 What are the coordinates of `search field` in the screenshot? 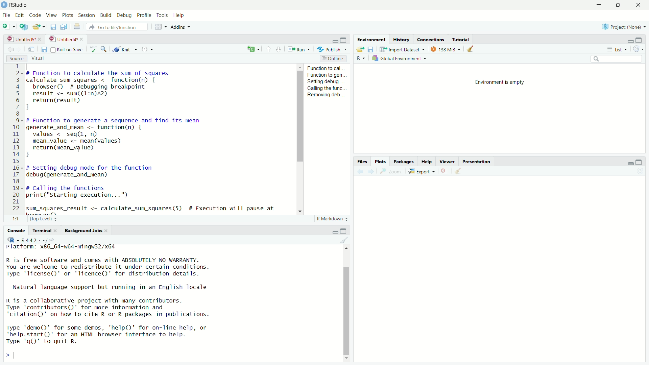 It's located at (616, 59).